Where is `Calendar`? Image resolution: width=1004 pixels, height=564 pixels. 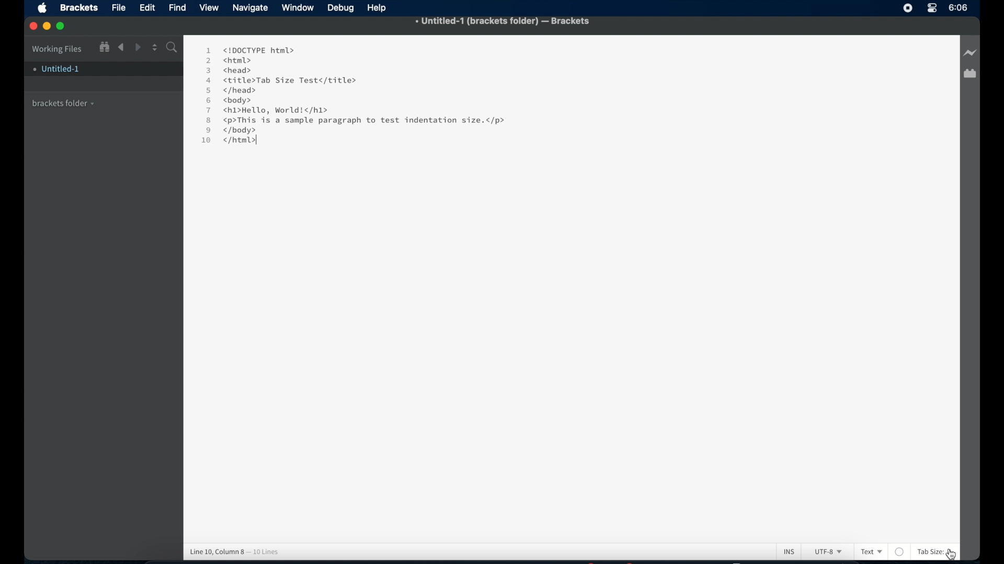 Calendar is located at coordinates (969, 75).